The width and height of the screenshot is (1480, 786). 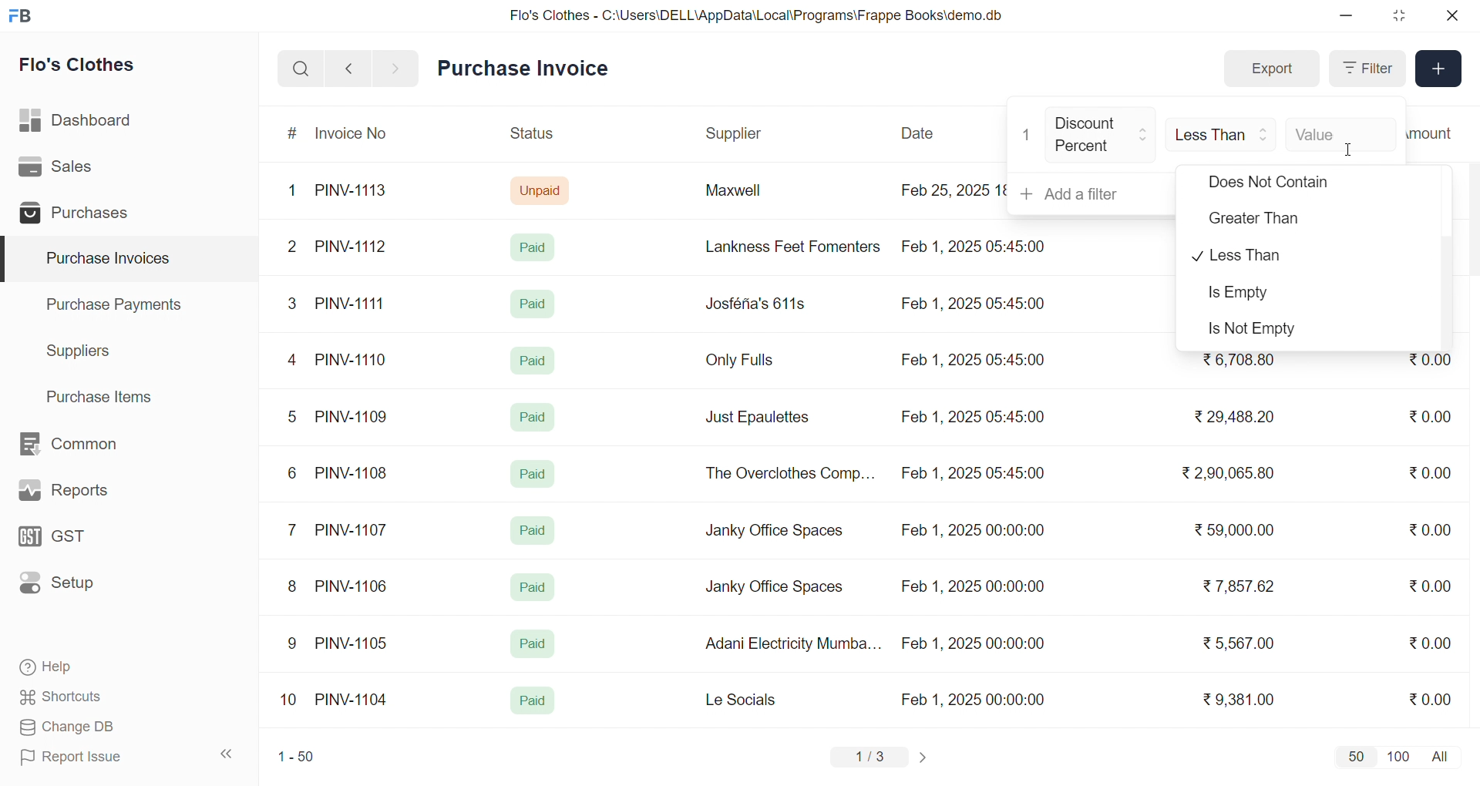 What do you see at coordinates (227, 754) in the screenshot?
I see `collapse sidebar` at bounding box center [227, 754].